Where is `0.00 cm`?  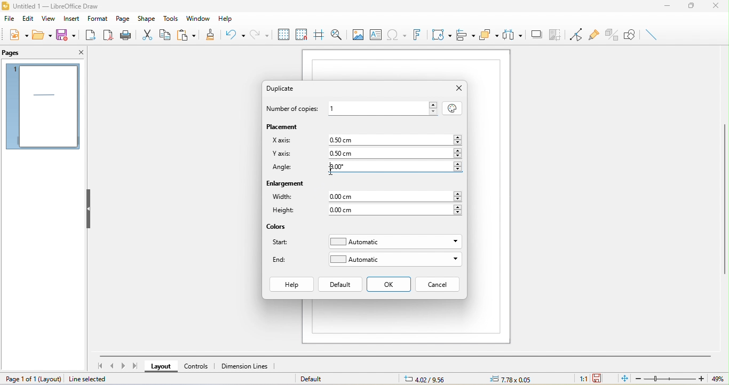
0.00 cm is located at coordinates (397, 196).